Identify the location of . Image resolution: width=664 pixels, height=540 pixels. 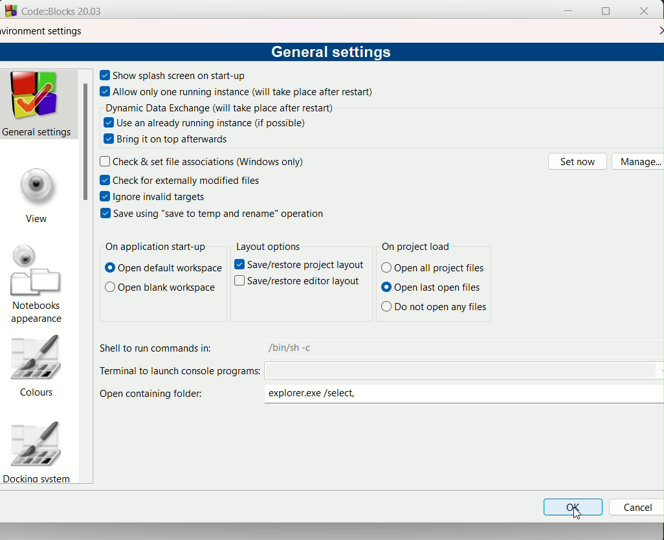
(432, 308).